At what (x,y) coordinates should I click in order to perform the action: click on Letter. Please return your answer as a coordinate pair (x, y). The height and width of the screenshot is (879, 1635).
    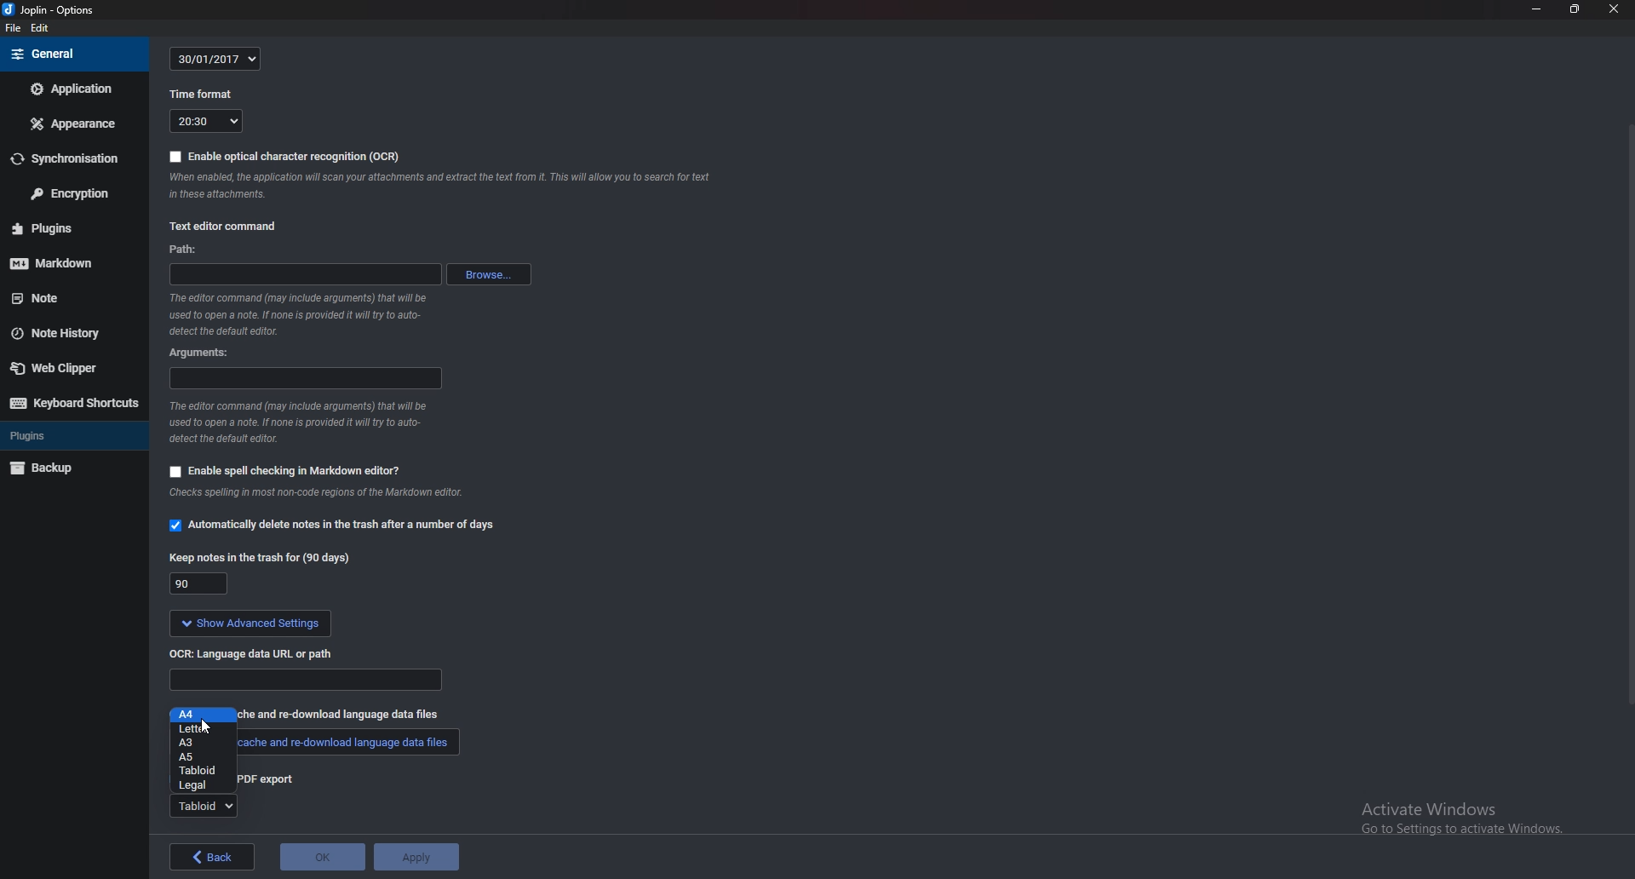
    Looking at the image, I should click on (200, 730).